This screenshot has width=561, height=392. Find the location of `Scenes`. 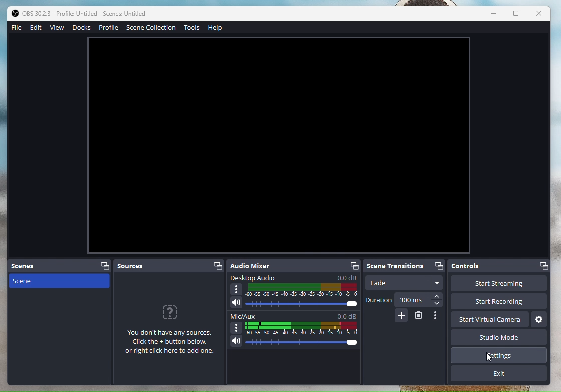

Scenes is located at coordinates (61, 267).